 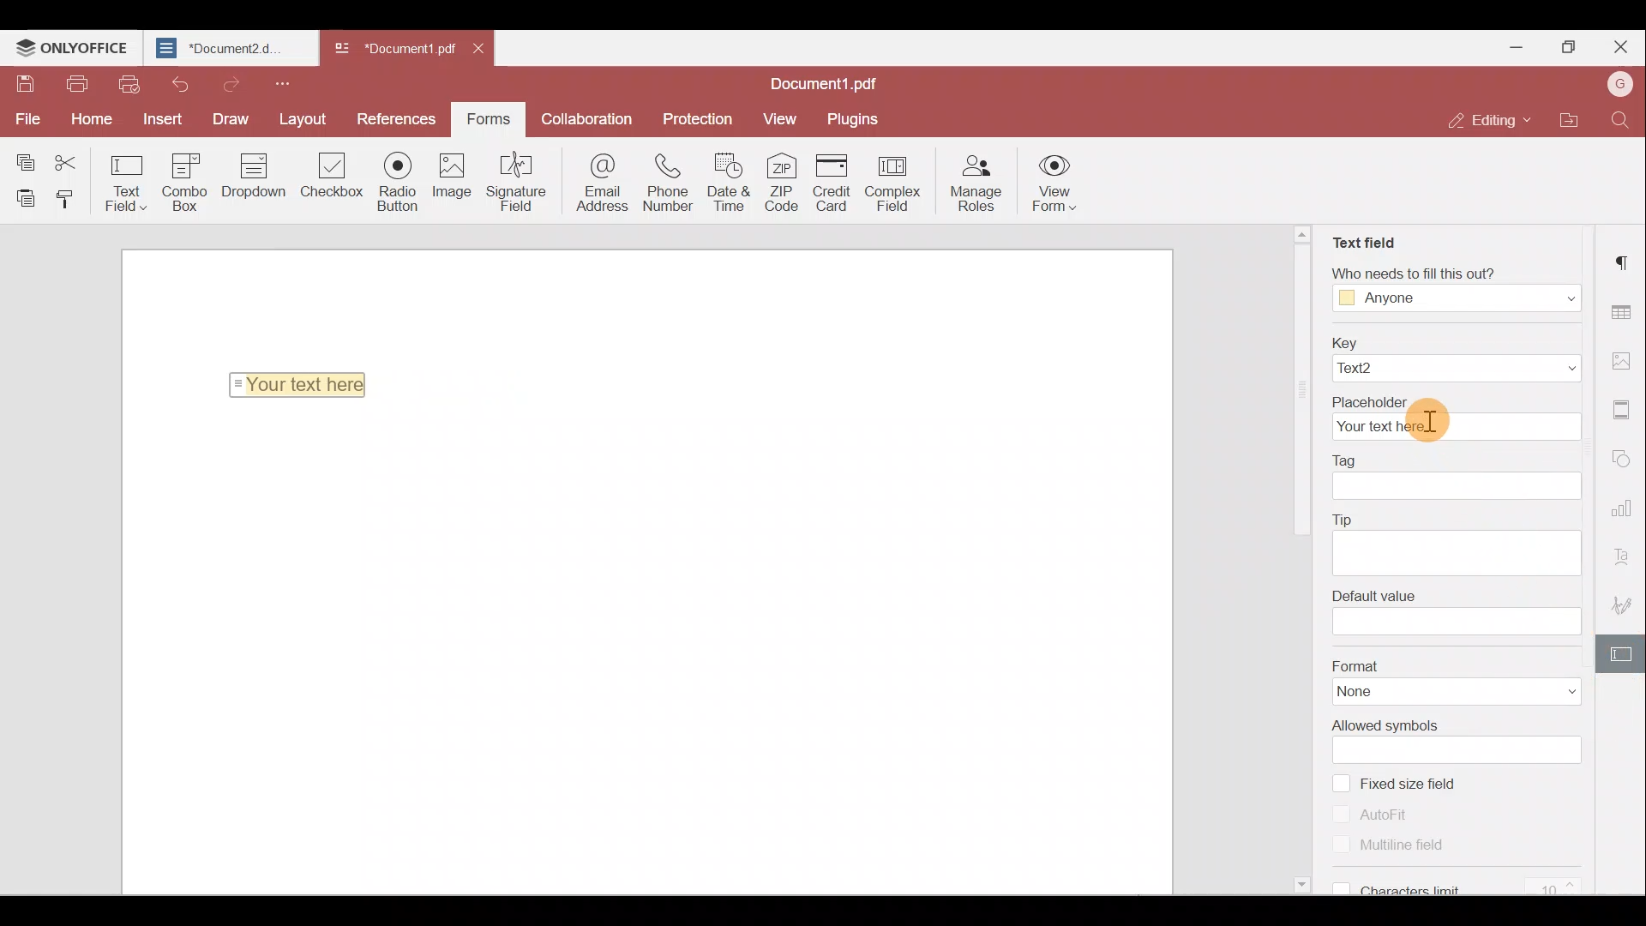 I want to click on Combo box, so click(x=191, y=180).